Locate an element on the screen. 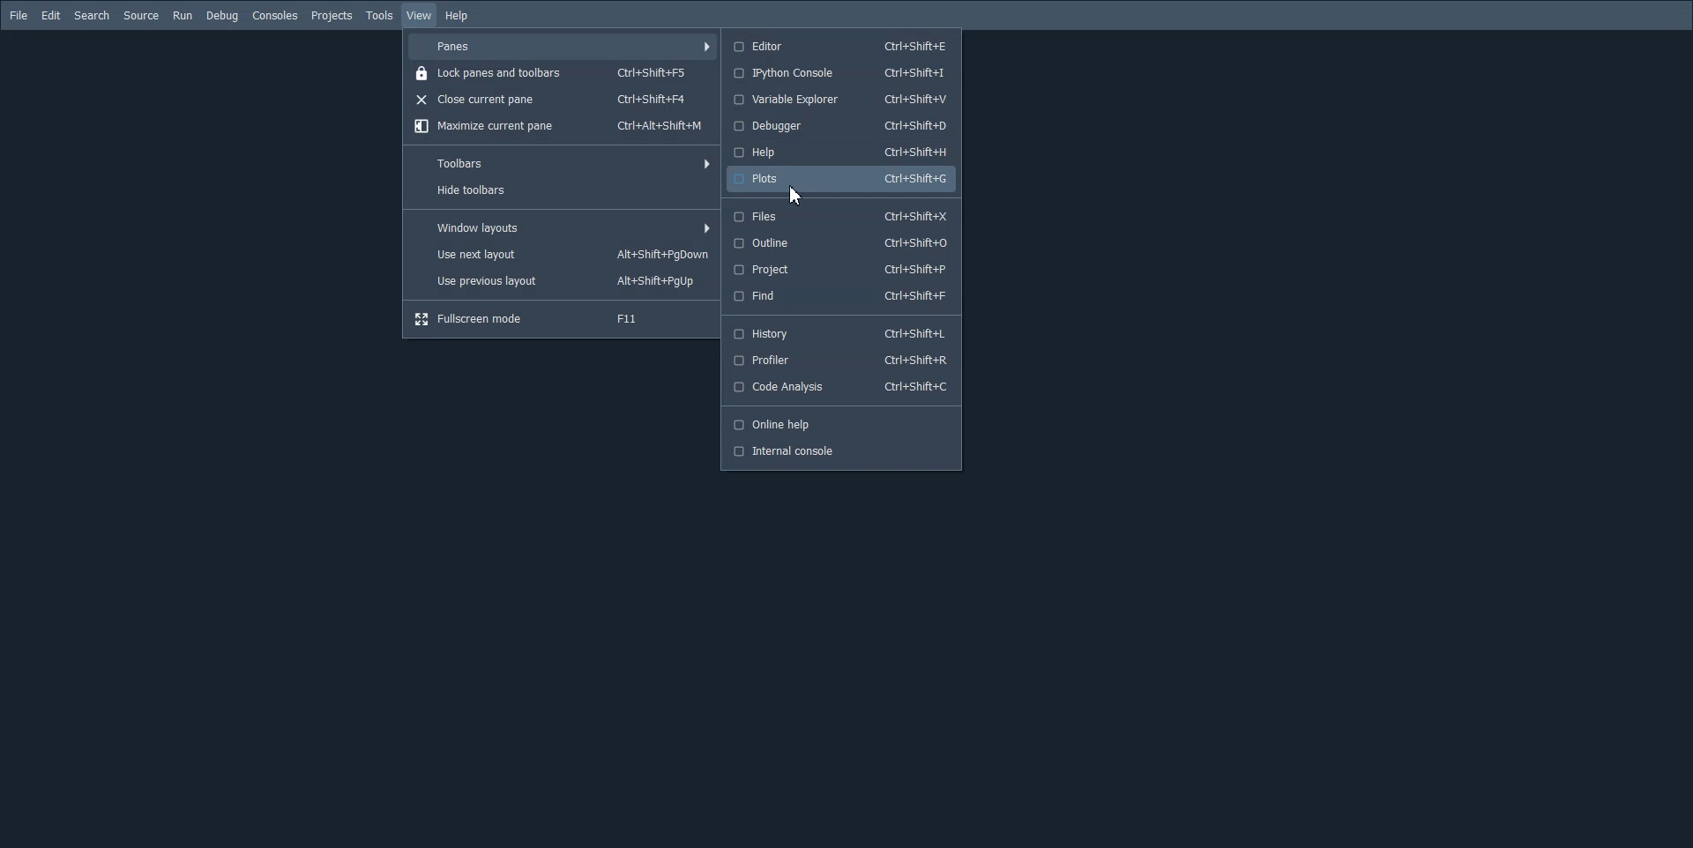 The height and width of the screenshot is (848, 1693). Debug is located at coordinates (222, 16).